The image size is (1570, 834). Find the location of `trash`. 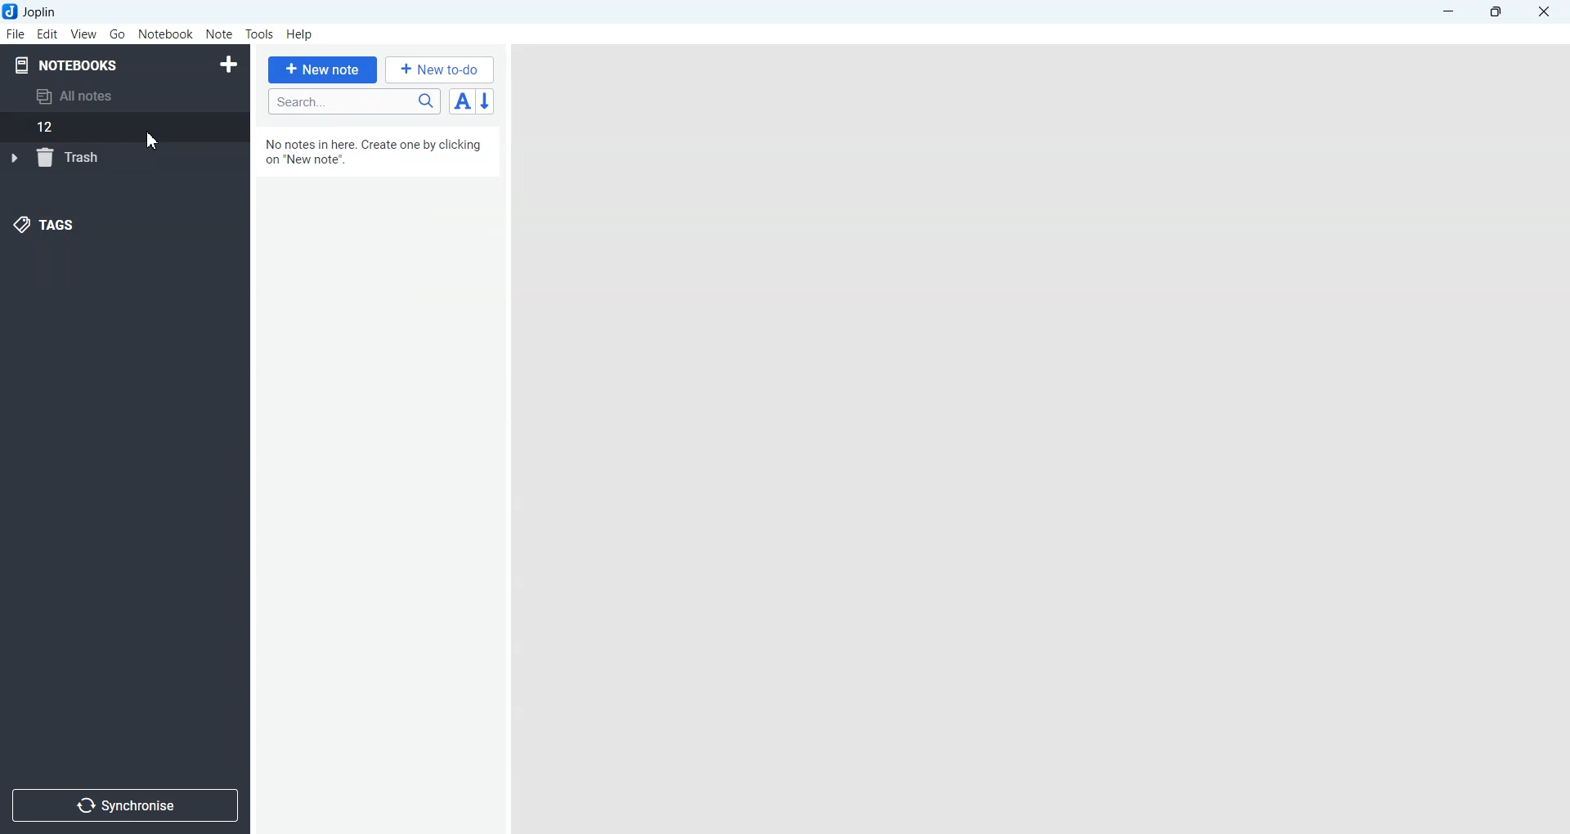

trash is located at coordinates (61, 158).